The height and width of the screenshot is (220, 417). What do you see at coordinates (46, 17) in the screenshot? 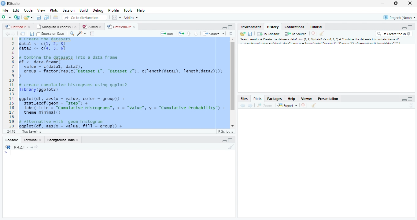
I see `Save all` at bounding box center [46, 17].